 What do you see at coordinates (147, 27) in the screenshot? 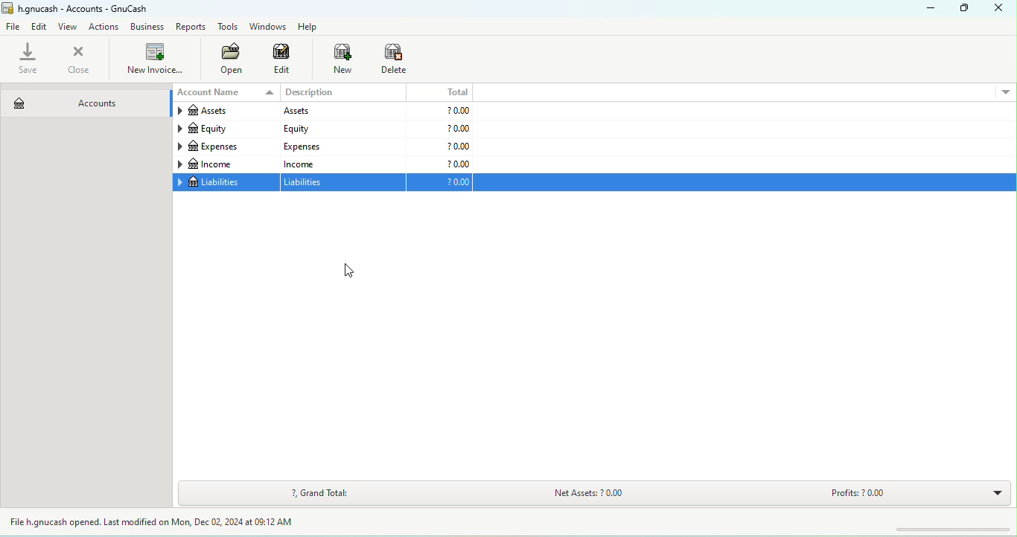
I see `bussiness` at bounding box center [147, 27].